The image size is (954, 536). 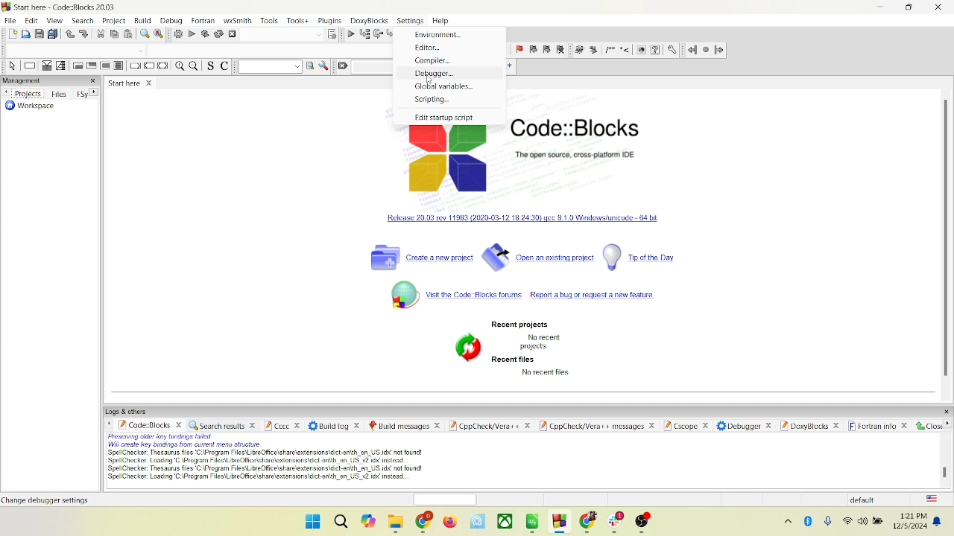 What do you see at coordinates (336, 426) in the screenshot?
I see `build log` at bounding box center [336, 426].